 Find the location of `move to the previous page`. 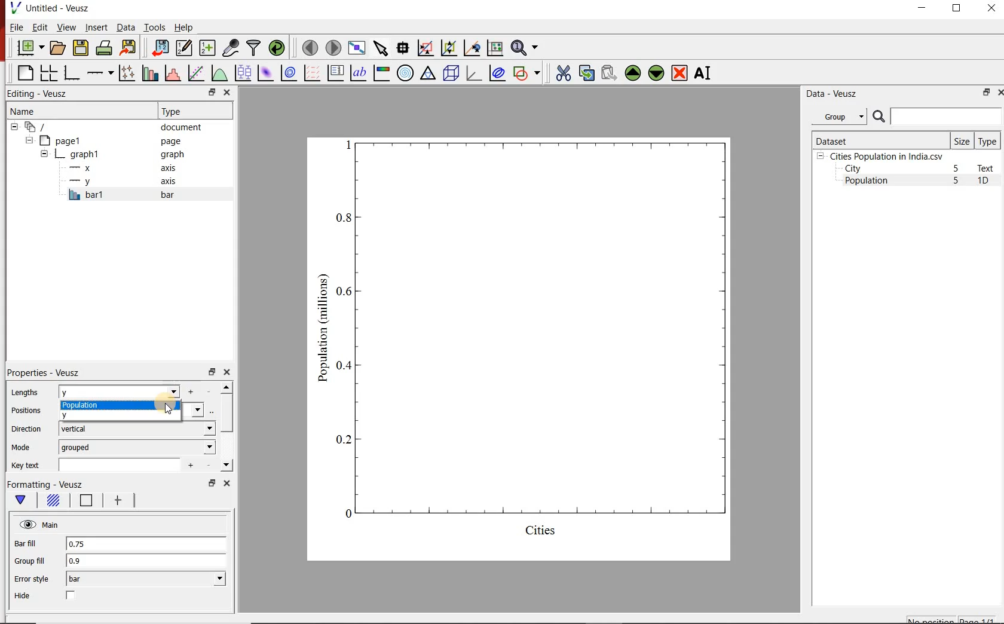

move to the previous page is located at coordinates (308, 47).